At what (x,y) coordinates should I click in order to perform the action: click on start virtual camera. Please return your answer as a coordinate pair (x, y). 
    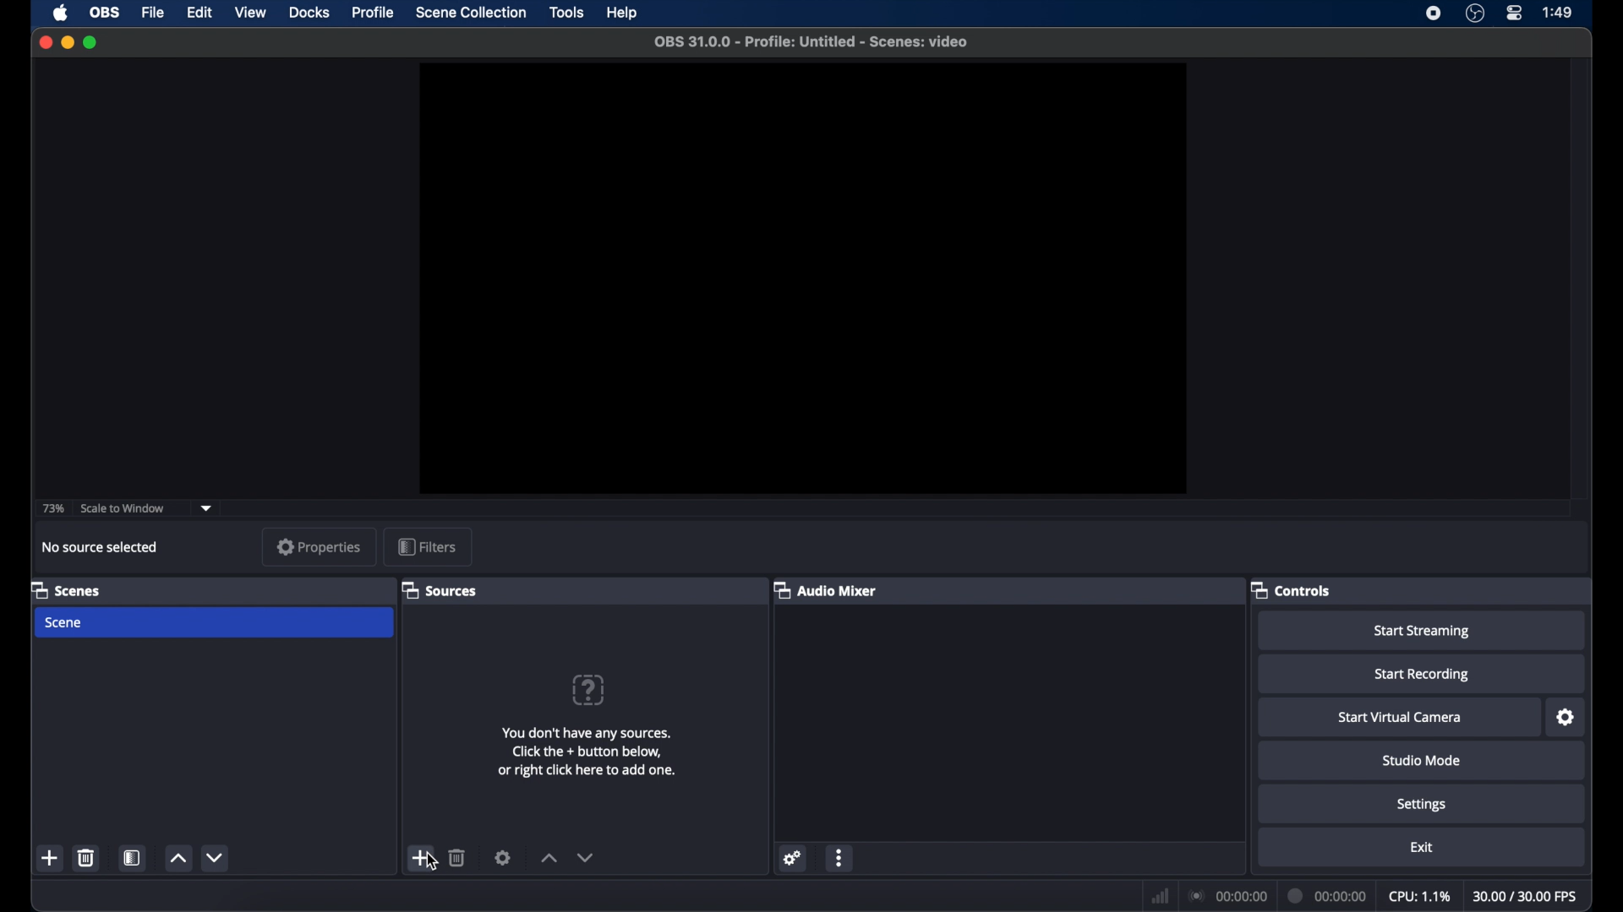
    Looking at the image, I should click on (1401, 717).